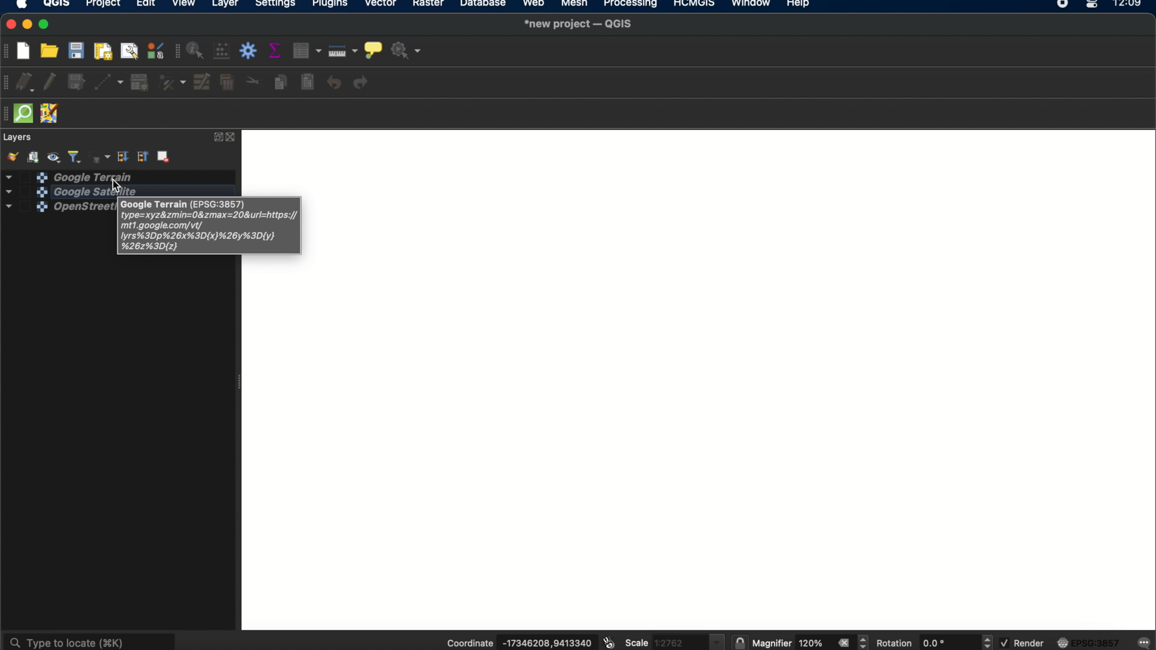  I want to click on magnifier 120%, so click(791, 643).